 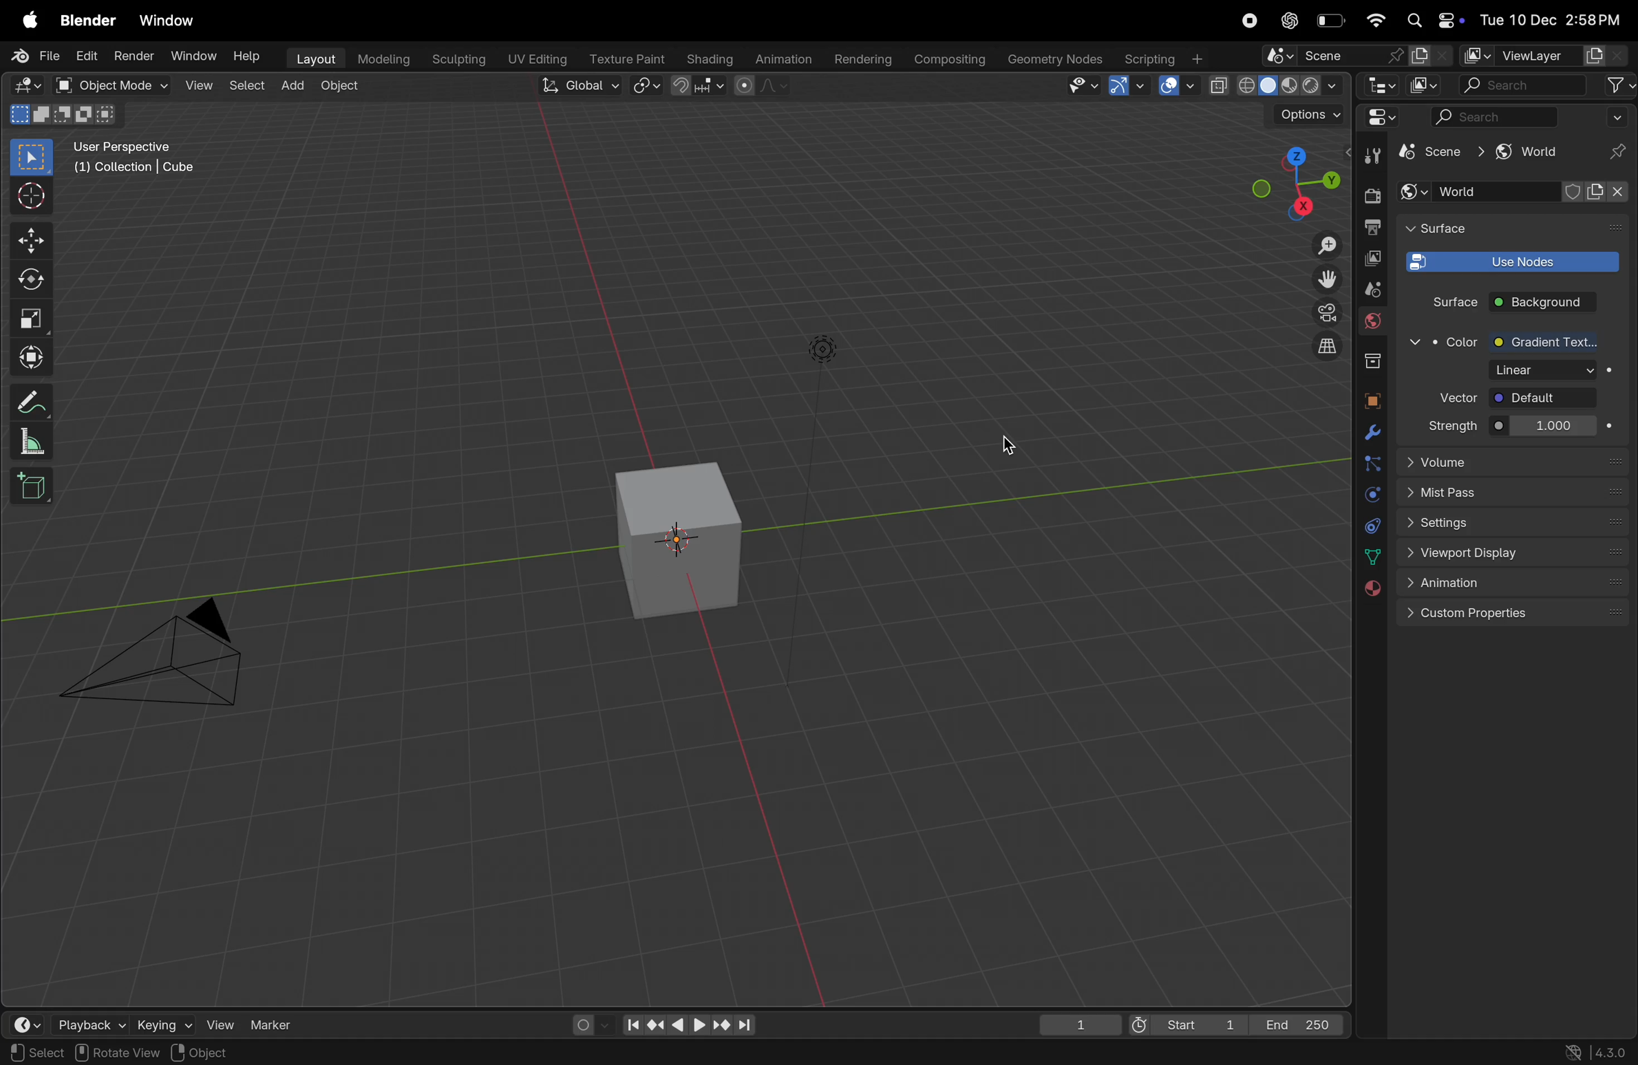 What do you see at coordinates (189, 57) in the screenshot?
I see `Window` at bounding box center [189, 57].